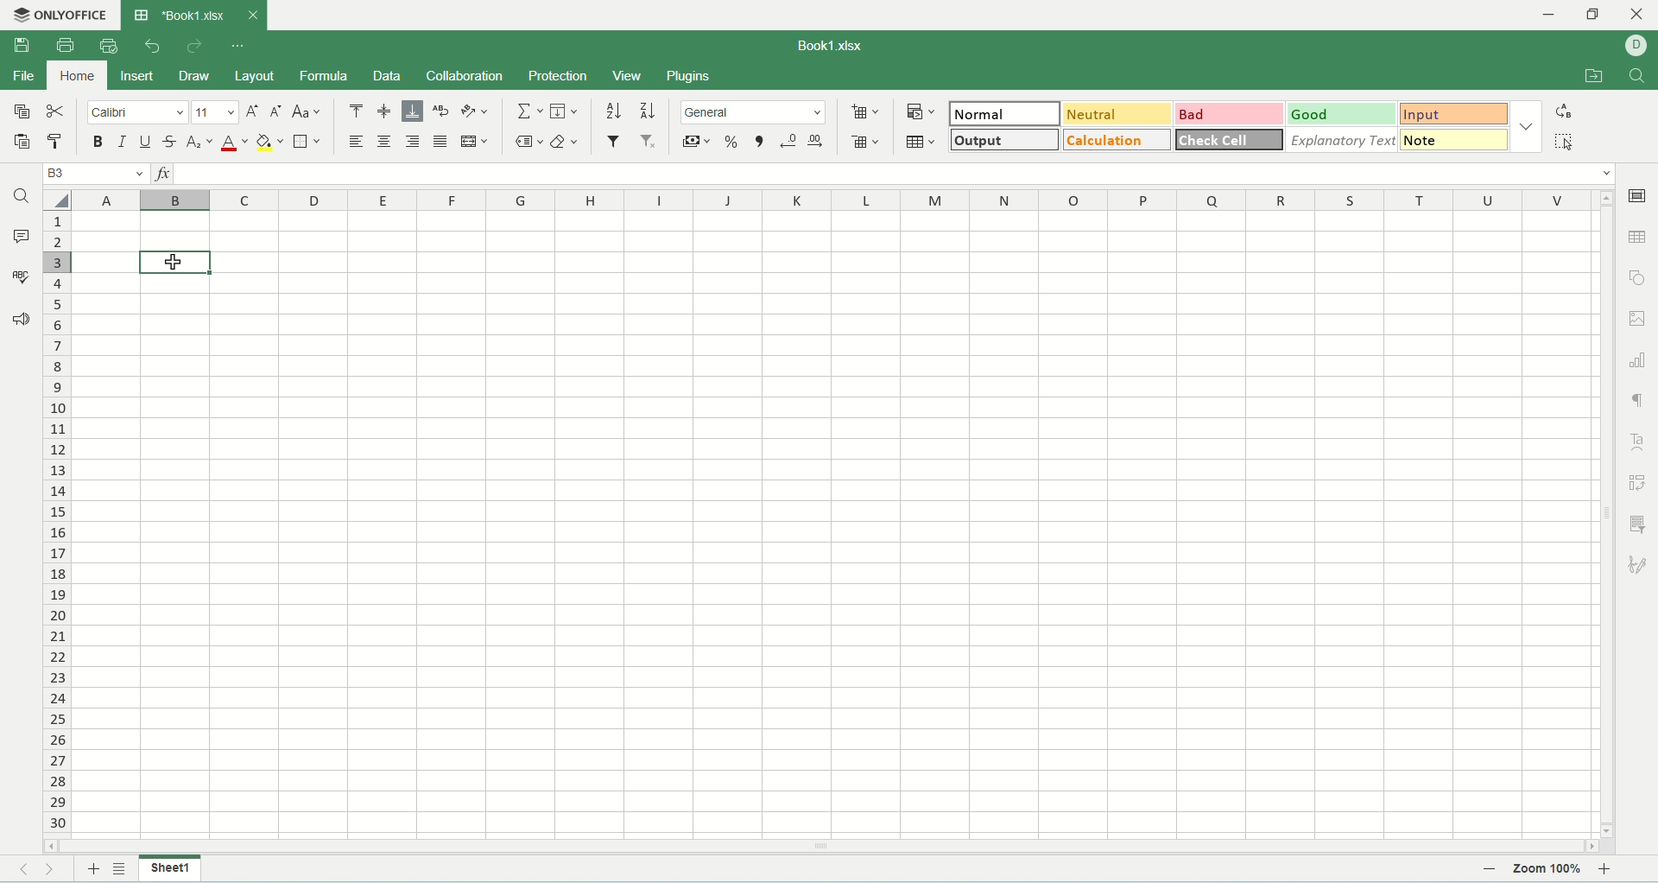 The width and height of the screenshot is (1658, 883). What do you see at coordinates (629, 75) in the screenshot?
I see `views` at bounding box center [629, 75].